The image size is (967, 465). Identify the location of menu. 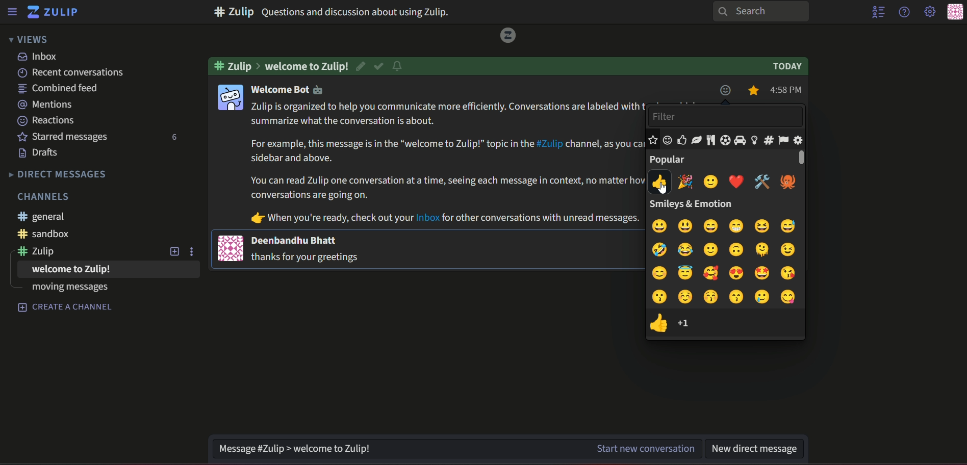
(14, 12).